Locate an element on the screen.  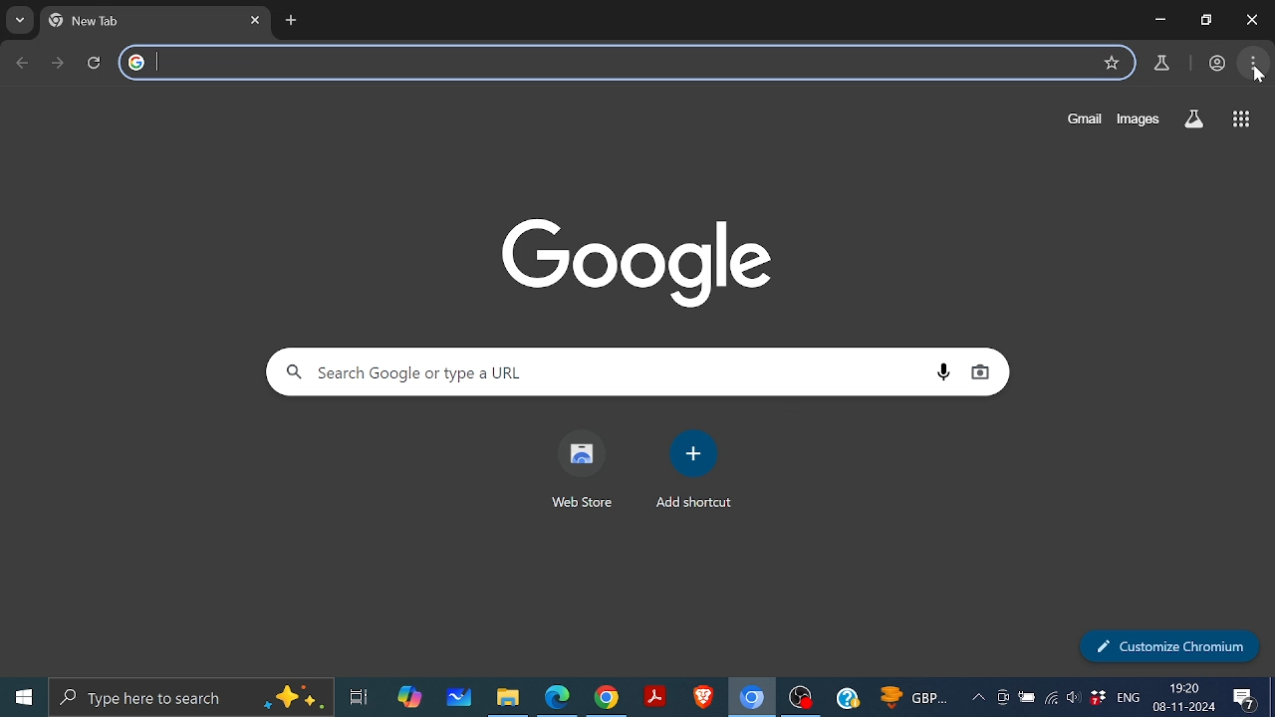
Close current tab is located at coordinates (256, 21).